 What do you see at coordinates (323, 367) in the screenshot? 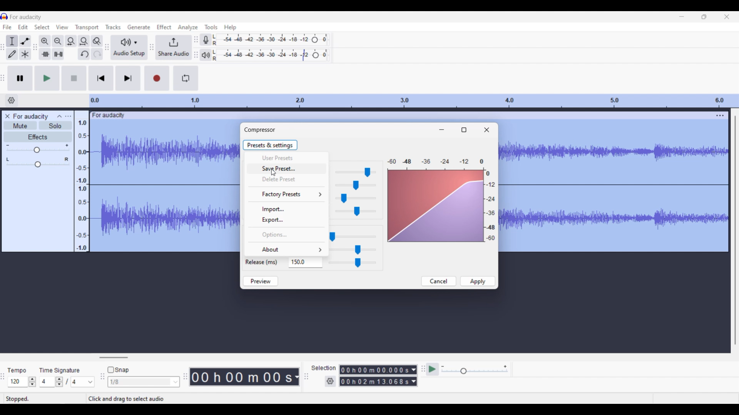
I see `Indicates selection settings` at bounding box center [323, 367].